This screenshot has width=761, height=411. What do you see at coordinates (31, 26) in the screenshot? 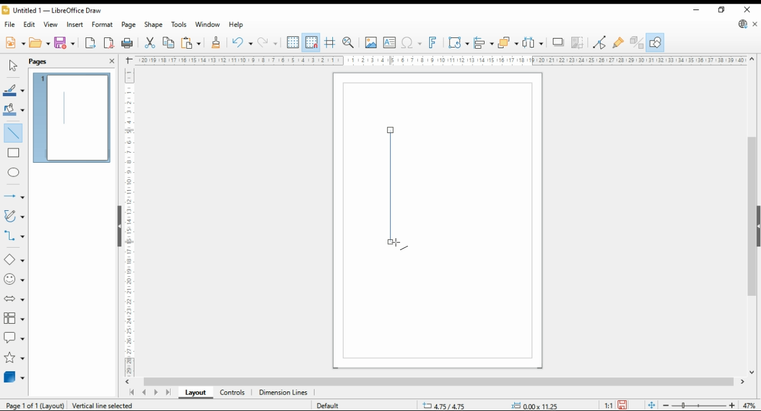
I see `edit` at bounding box center [31, 26].